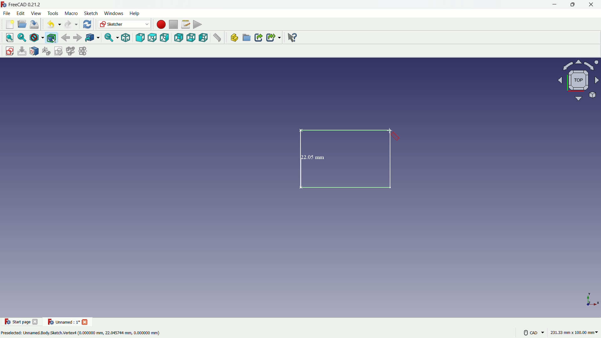 Image resolution: width=601 pixels, height=338 pixels. Describe the element at coordinates (47, 51) in the screenshot. I see `reorient sketches` at that location.